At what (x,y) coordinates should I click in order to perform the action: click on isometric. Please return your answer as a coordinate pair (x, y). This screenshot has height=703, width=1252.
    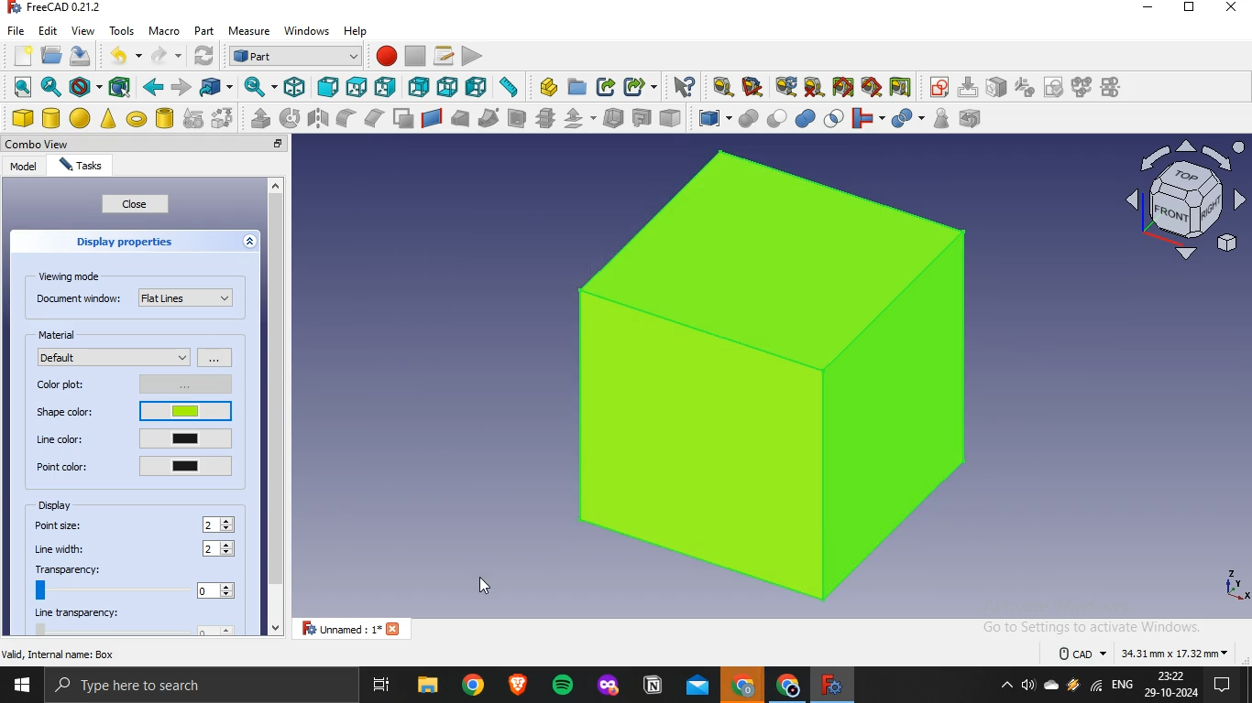
    Looking at the image, I should click on (294, 86).